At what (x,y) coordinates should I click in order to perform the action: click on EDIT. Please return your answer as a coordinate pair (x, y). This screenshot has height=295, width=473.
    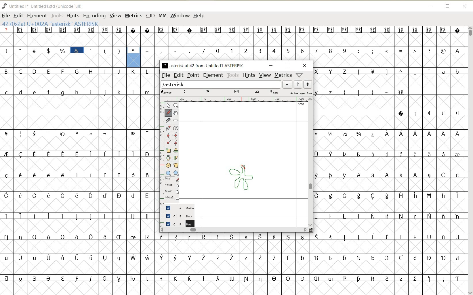
    Looking at the image, I should click on (18, 15).